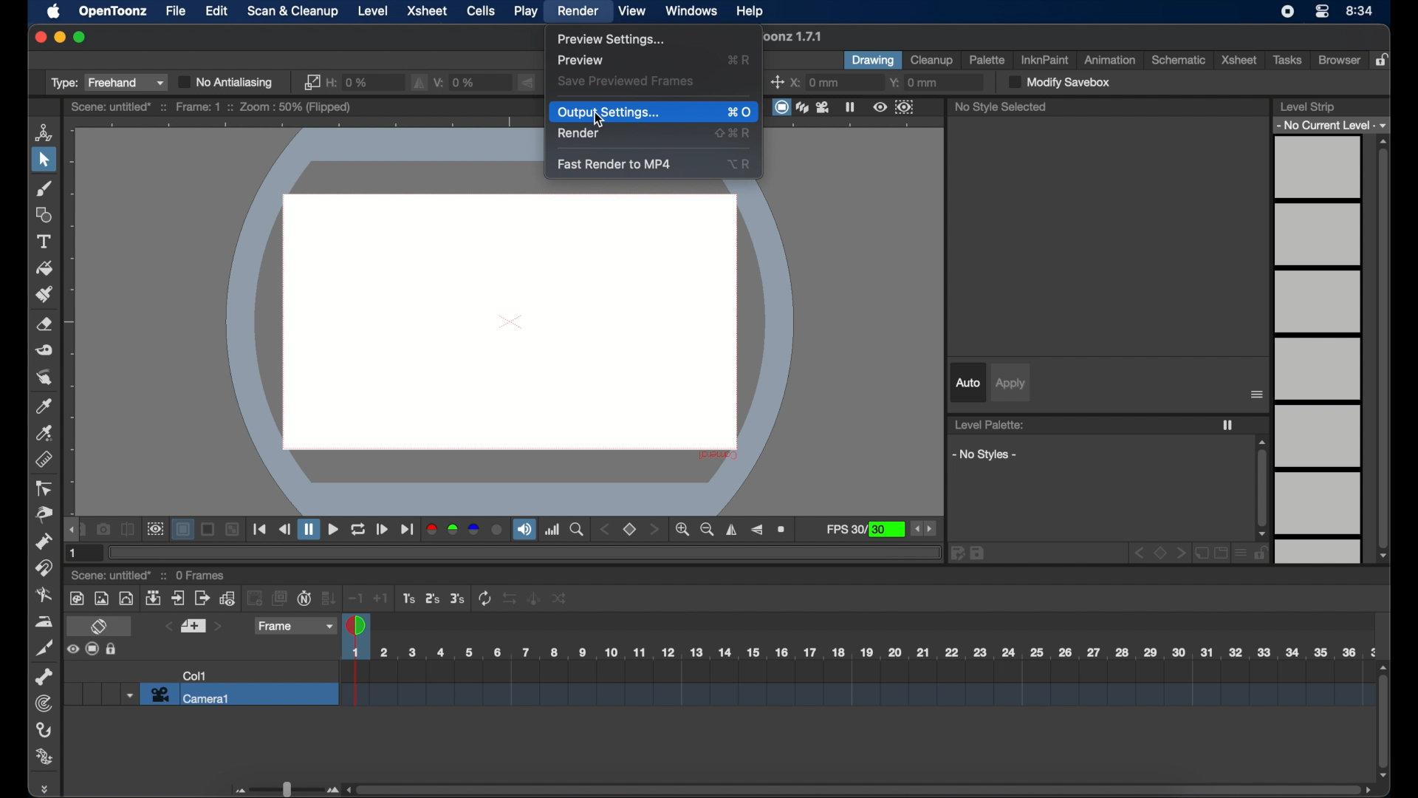  Describe the element at coordinates (309, 531) in the screenshot. I see `` at that location.